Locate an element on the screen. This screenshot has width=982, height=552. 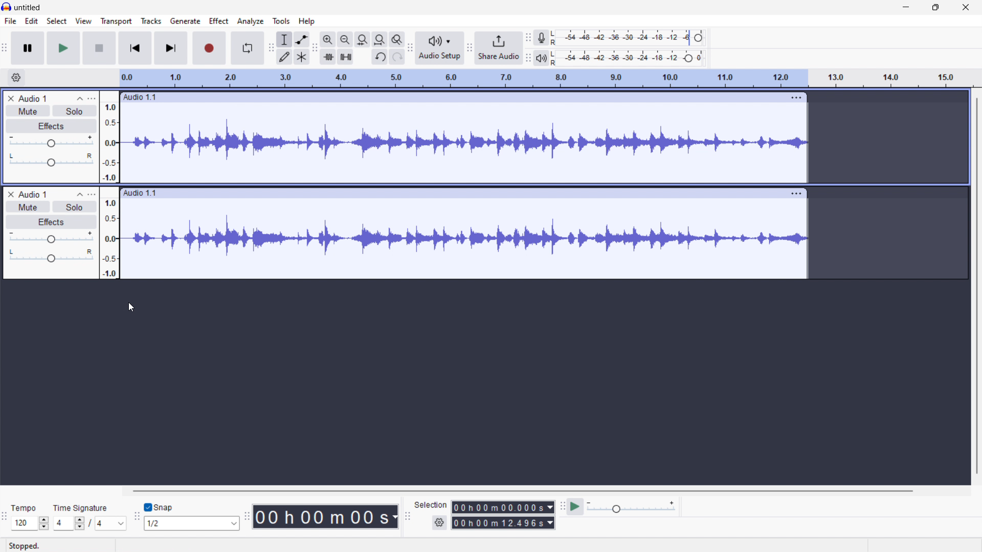
analyze is located at coordinates (250, 21).